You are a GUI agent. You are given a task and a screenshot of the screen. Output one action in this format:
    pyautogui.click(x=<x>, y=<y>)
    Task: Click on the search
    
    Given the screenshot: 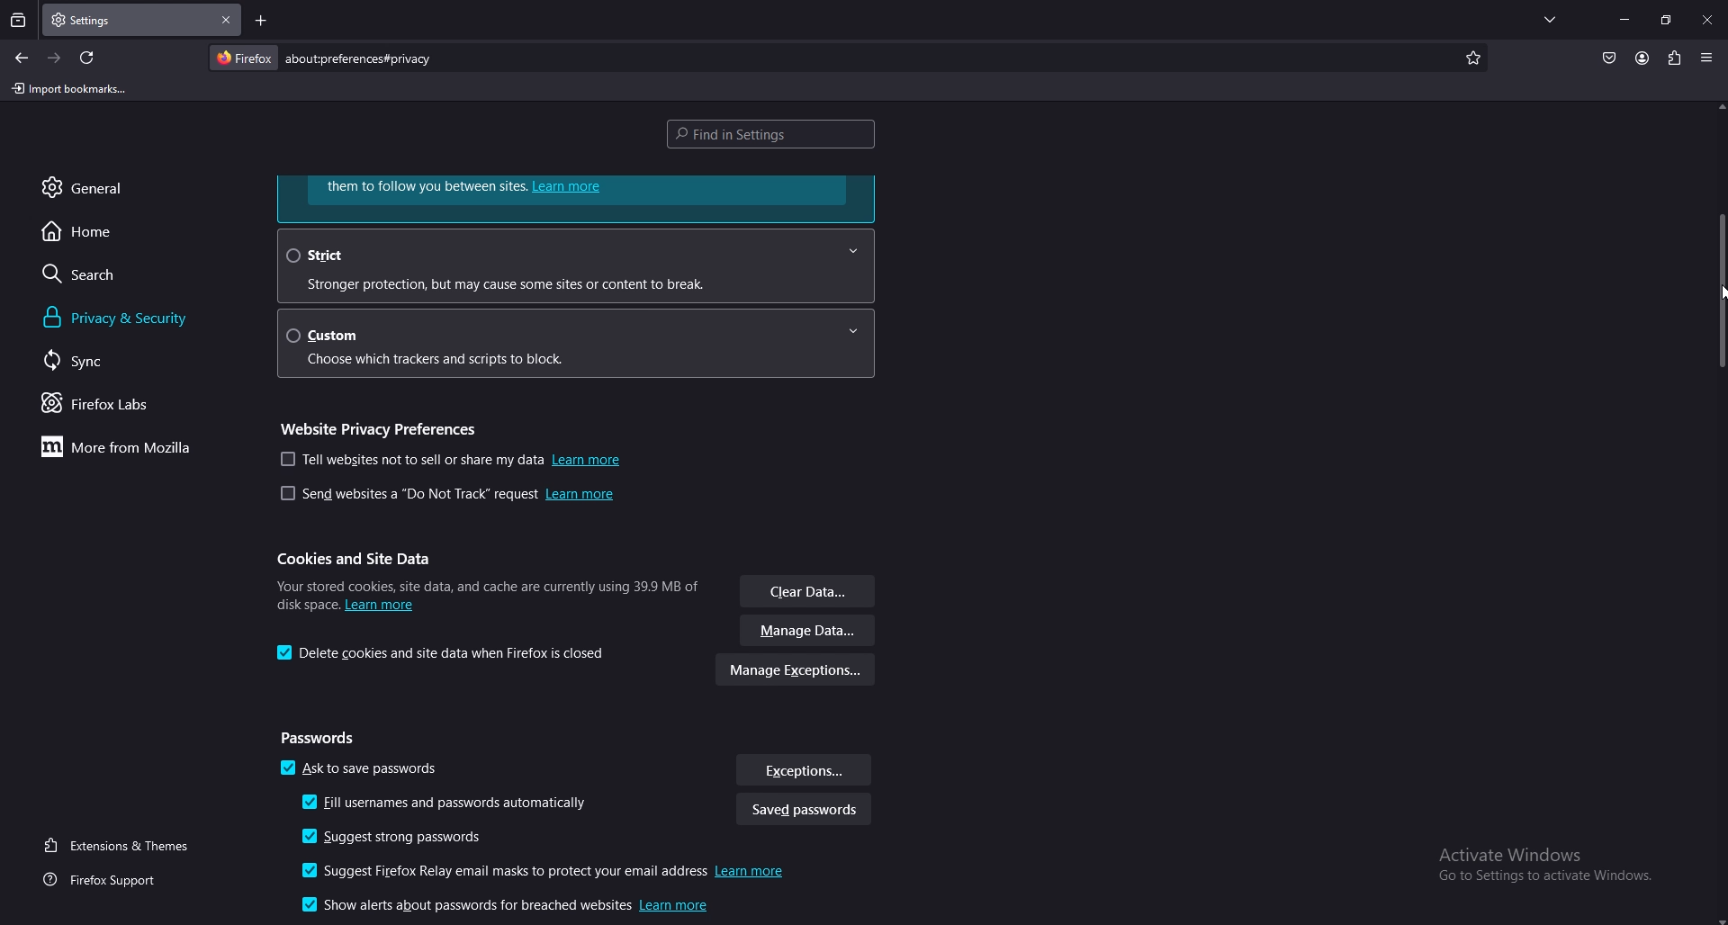 What is the action you would take?
    pyautogui.click(x=111, y=274)
    